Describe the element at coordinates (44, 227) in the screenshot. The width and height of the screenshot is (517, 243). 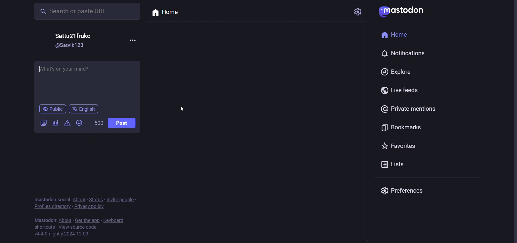
I see `shortcut` at that location.